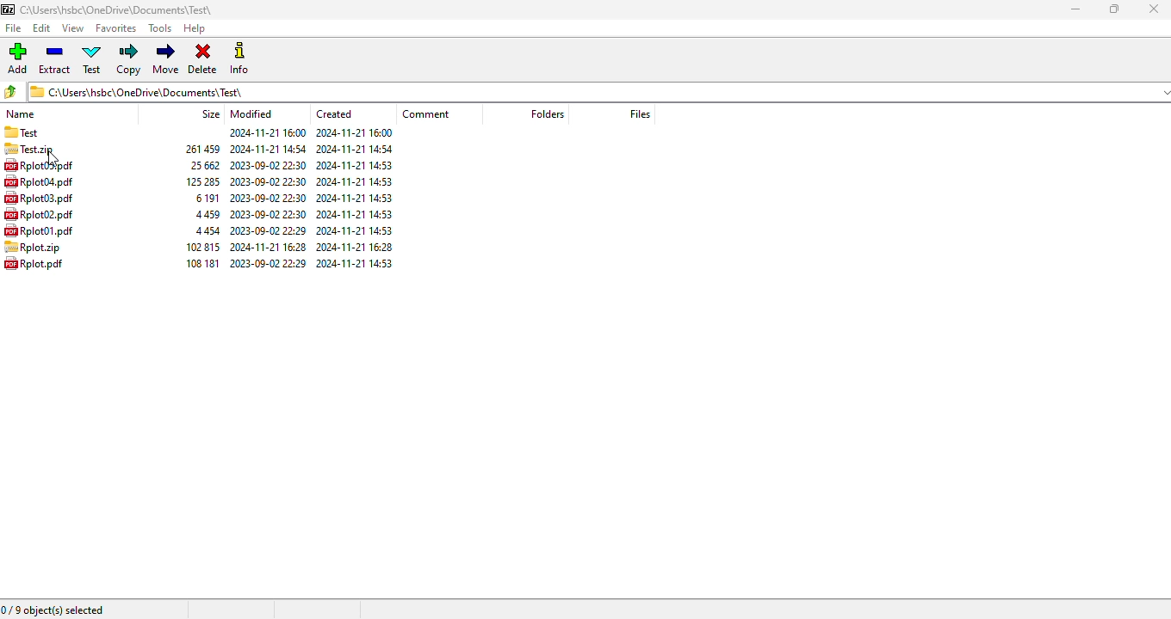 The width and height of the screenshot is (1171, 619). I want to click on archive, so click(30, 149).